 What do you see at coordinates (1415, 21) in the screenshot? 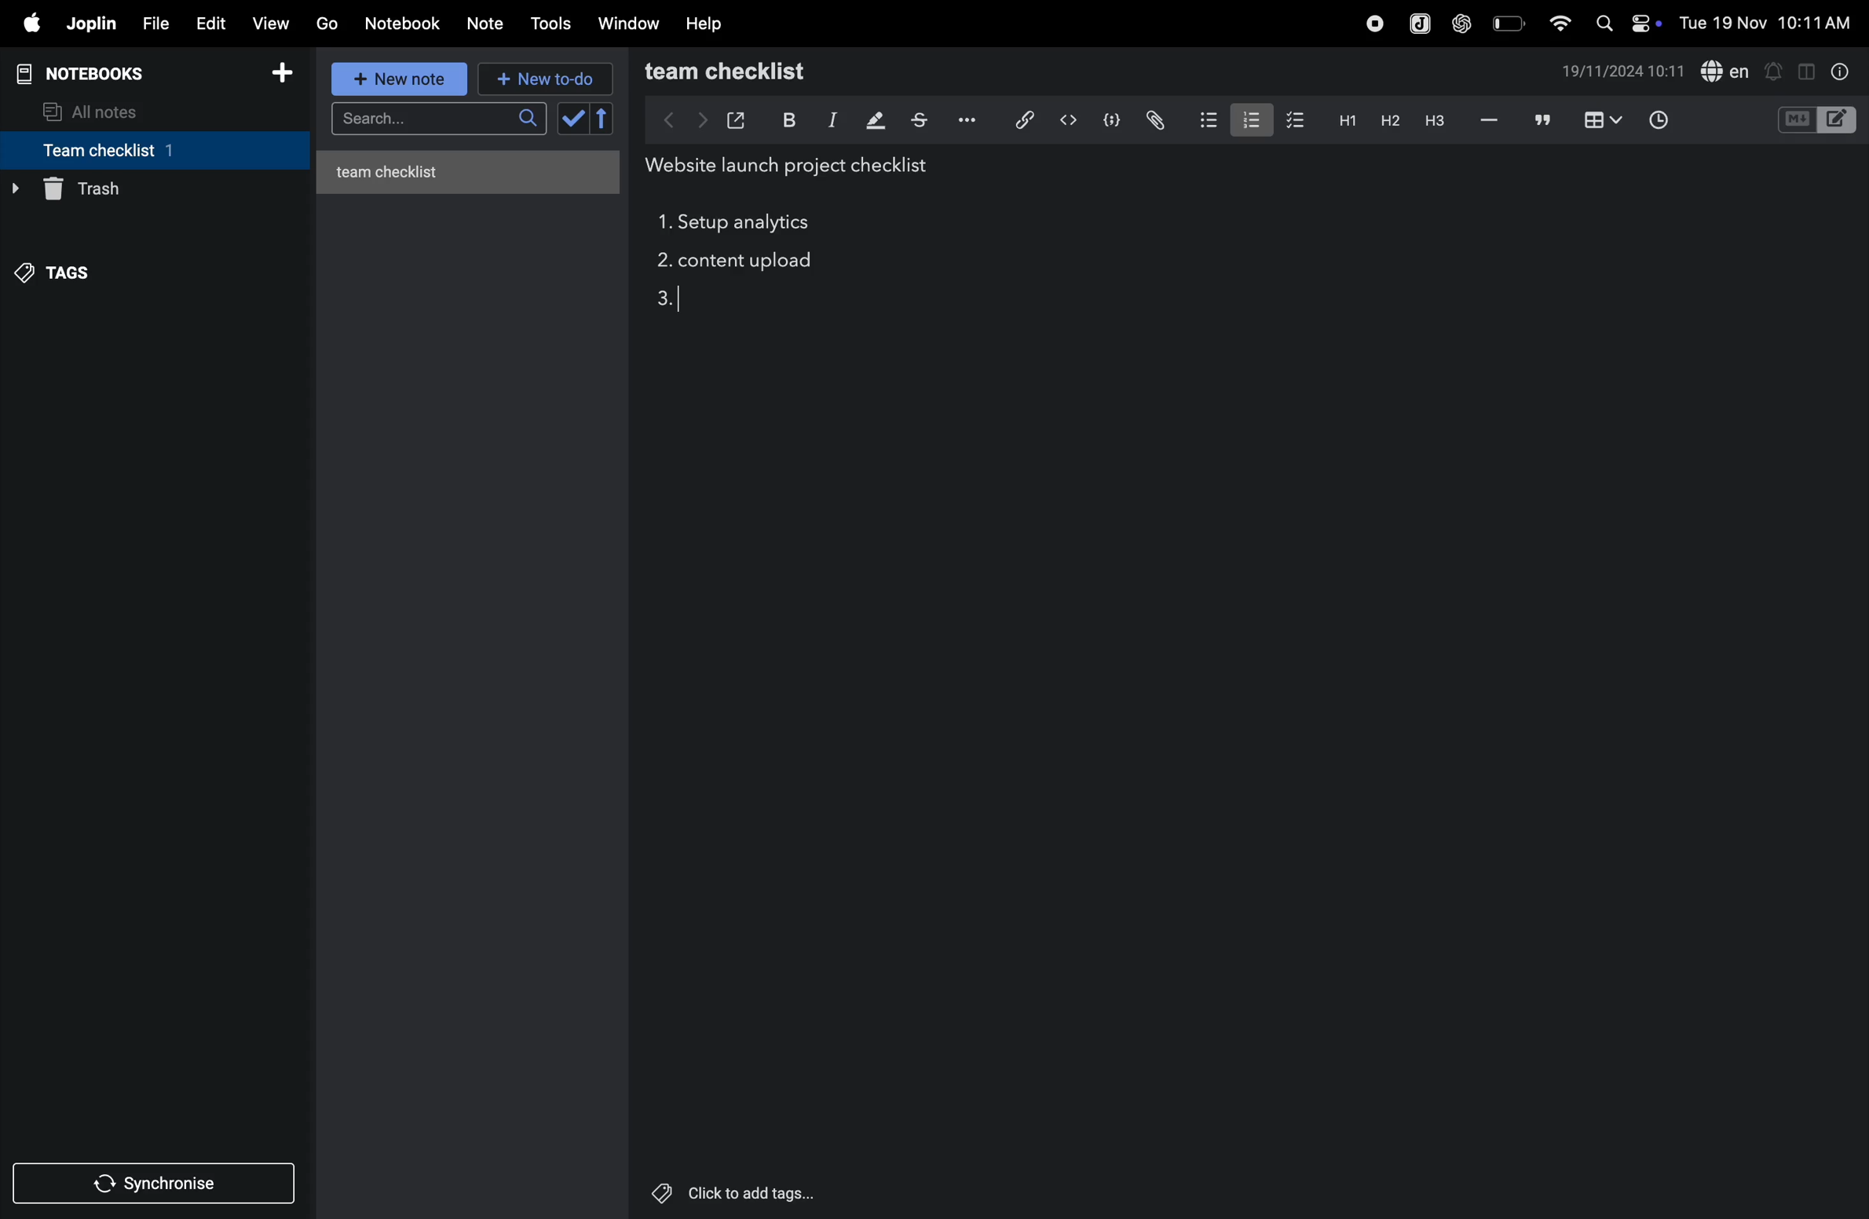
I see `joplin` at bounding box center [1415, 21].